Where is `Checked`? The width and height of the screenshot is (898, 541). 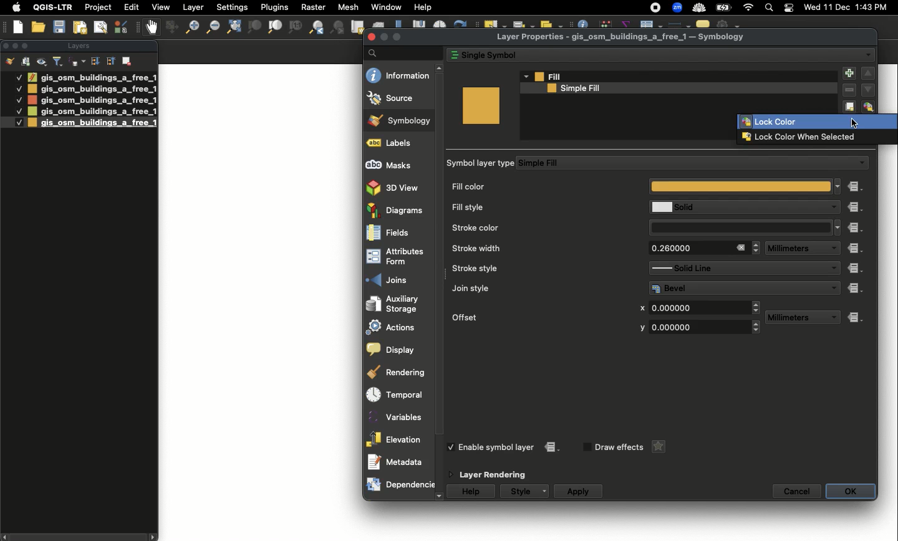
Checked is located at coordinates (12, 122).